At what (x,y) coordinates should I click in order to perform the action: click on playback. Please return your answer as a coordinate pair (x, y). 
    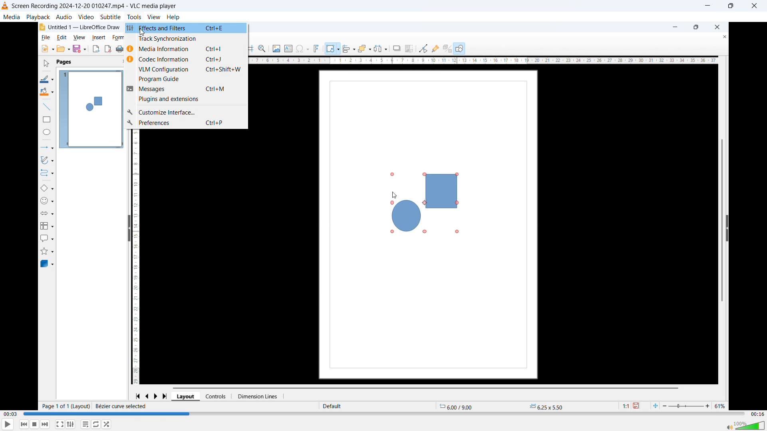
    Looking at the image, I should click on (38, 17).